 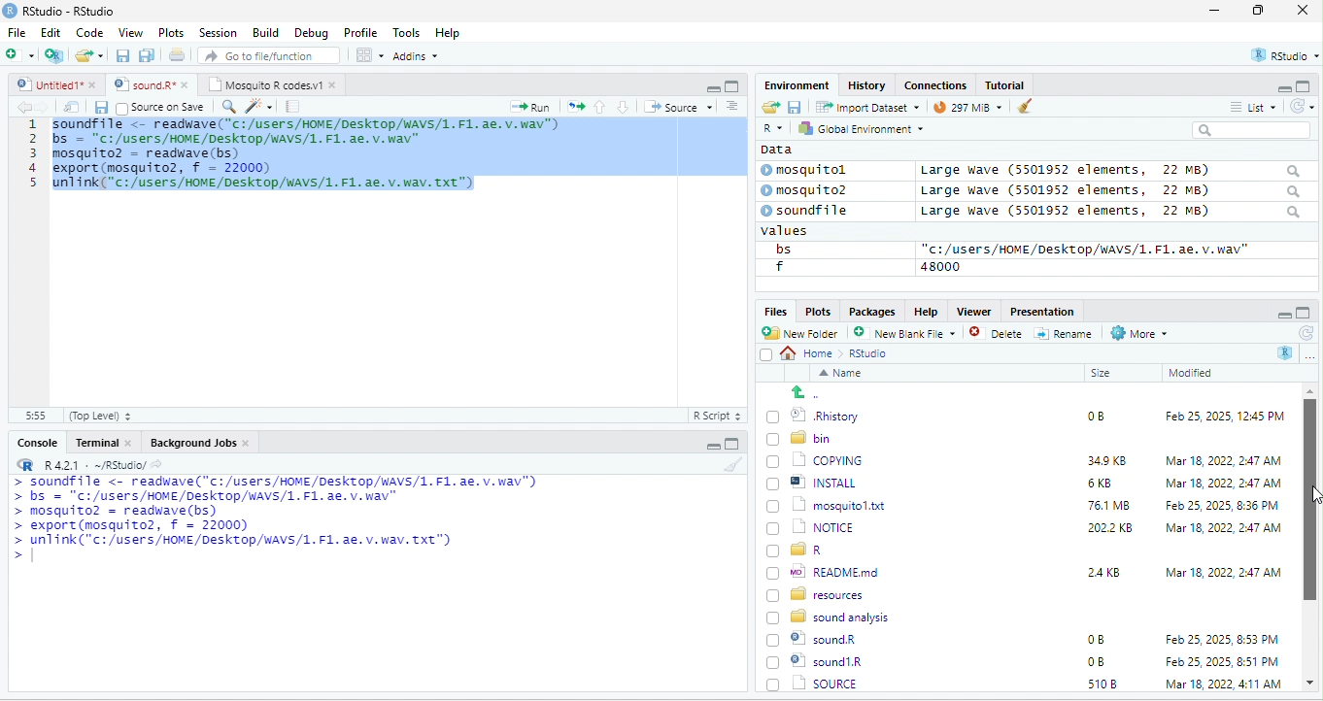 I want to click on Background Jobs, so click(x=199, y=442).